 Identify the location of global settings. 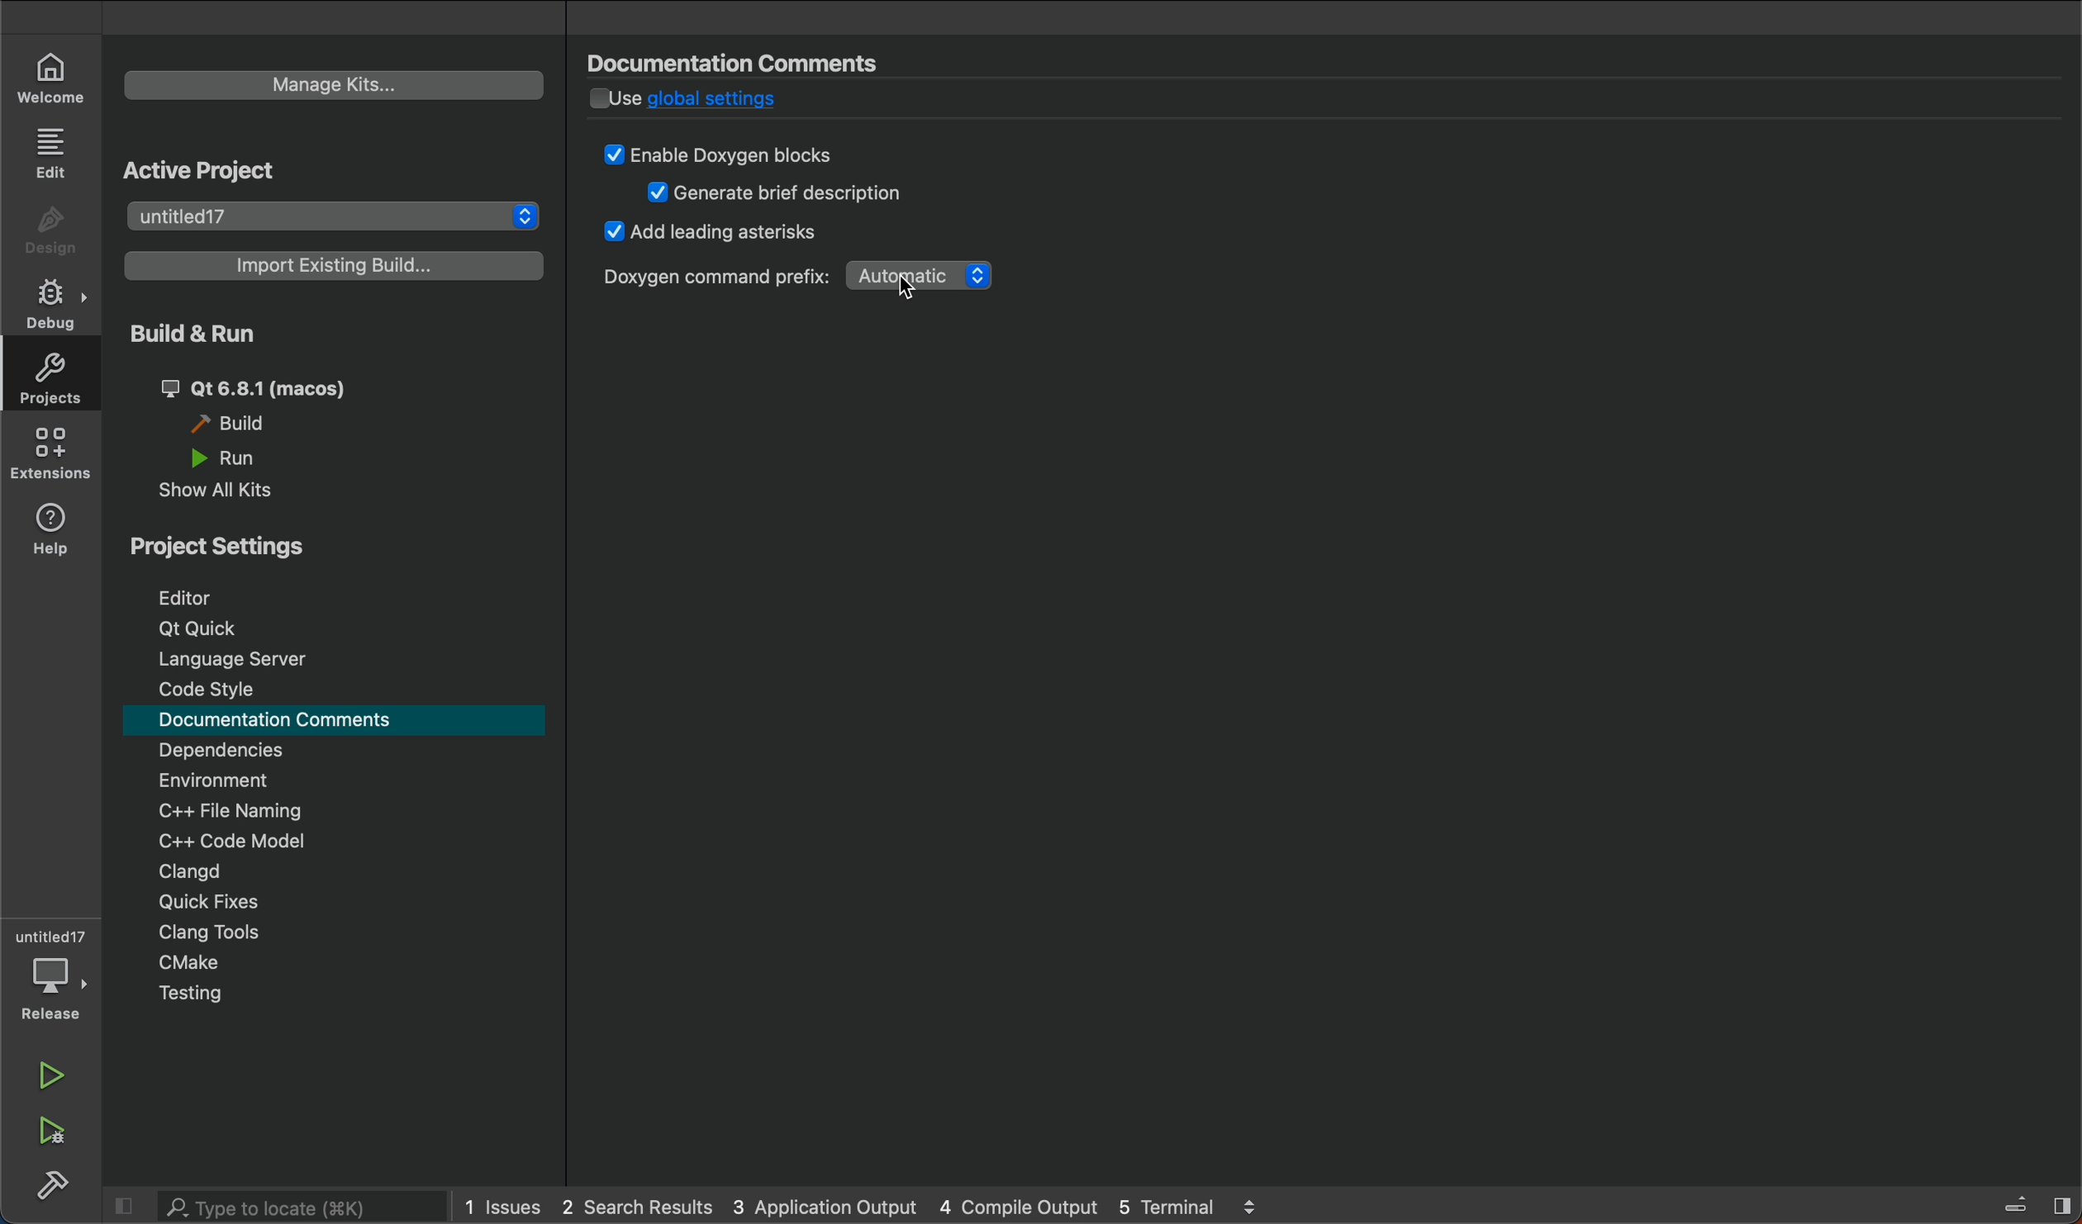
(739, 103).